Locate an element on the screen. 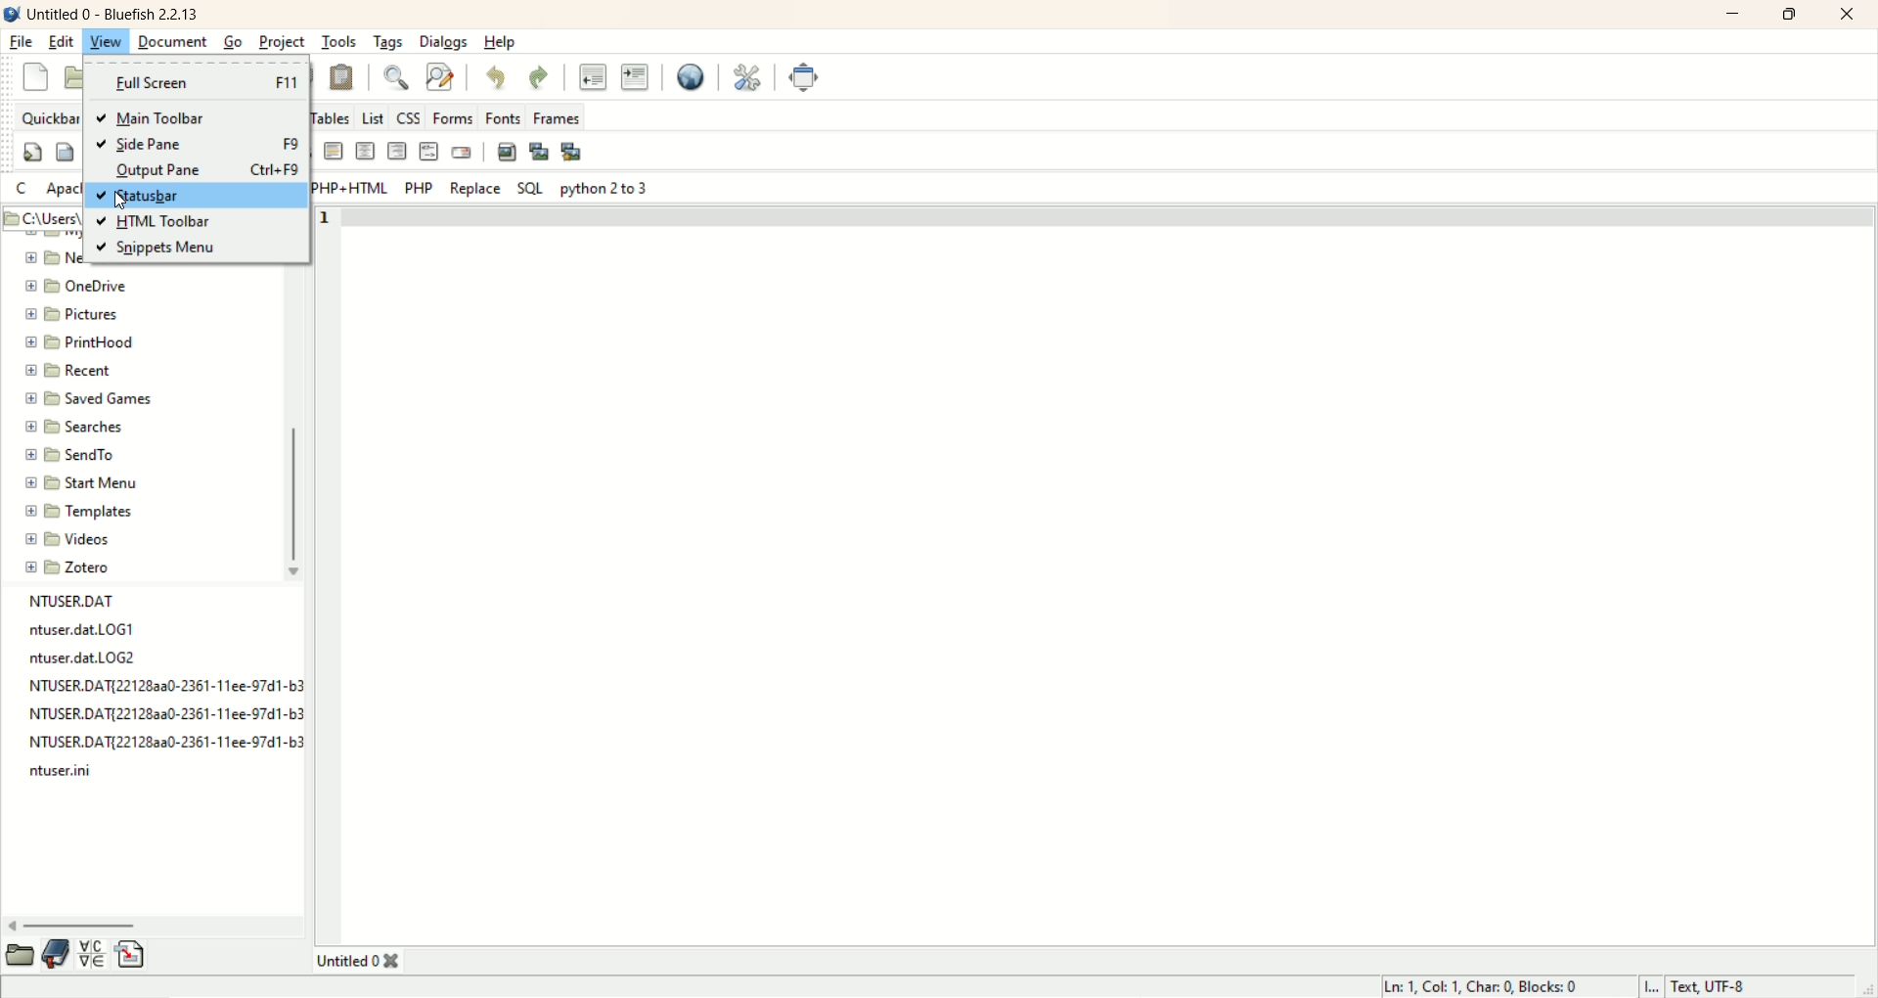  SQL is located at coordinates (531, 187).